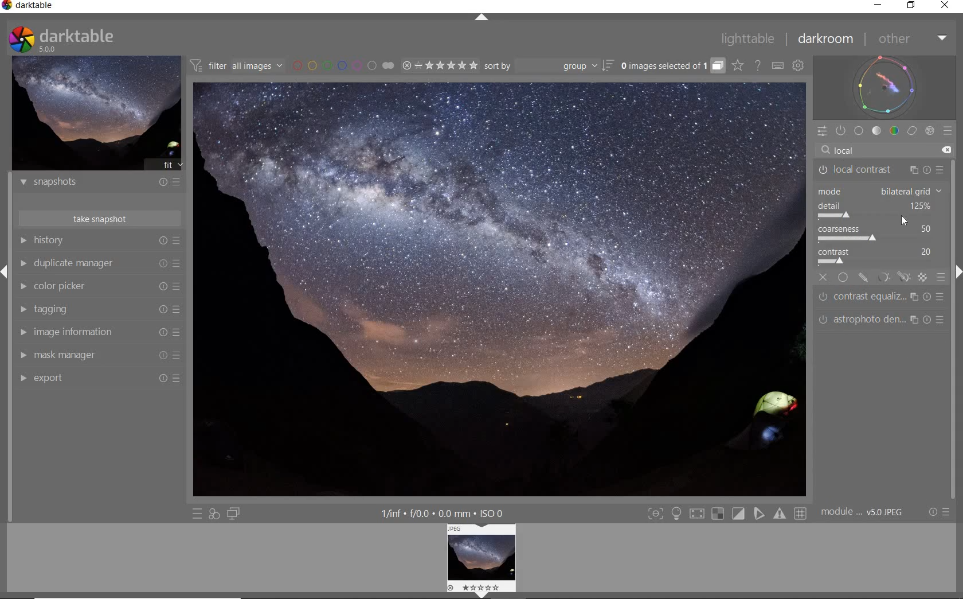 The image size is (963, 599). Describe the element at coordinates (541, 68) in the screenshot. I see `Sort by dropdown: group` at that location.